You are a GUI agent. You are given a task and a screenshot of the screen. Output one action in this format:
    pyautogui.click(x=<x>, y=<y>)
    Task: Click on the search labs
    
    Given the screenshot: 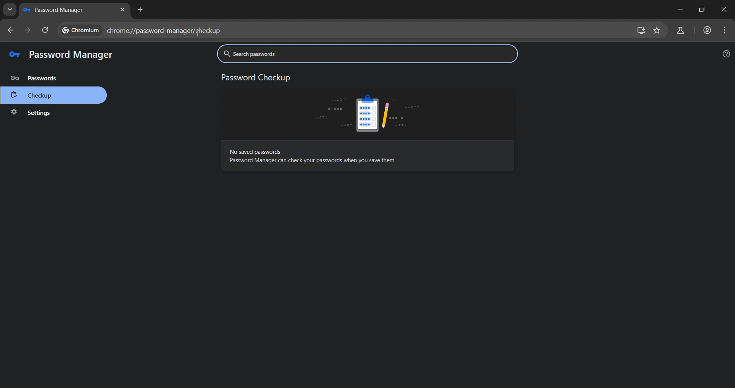 What is the action you would take?
    pyautogui.click(x=680, y=31)
    